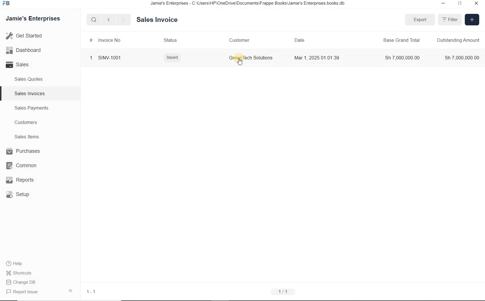 The height and width of the screenshot is (301, 485). I want to click on Common, so click(20, 165).